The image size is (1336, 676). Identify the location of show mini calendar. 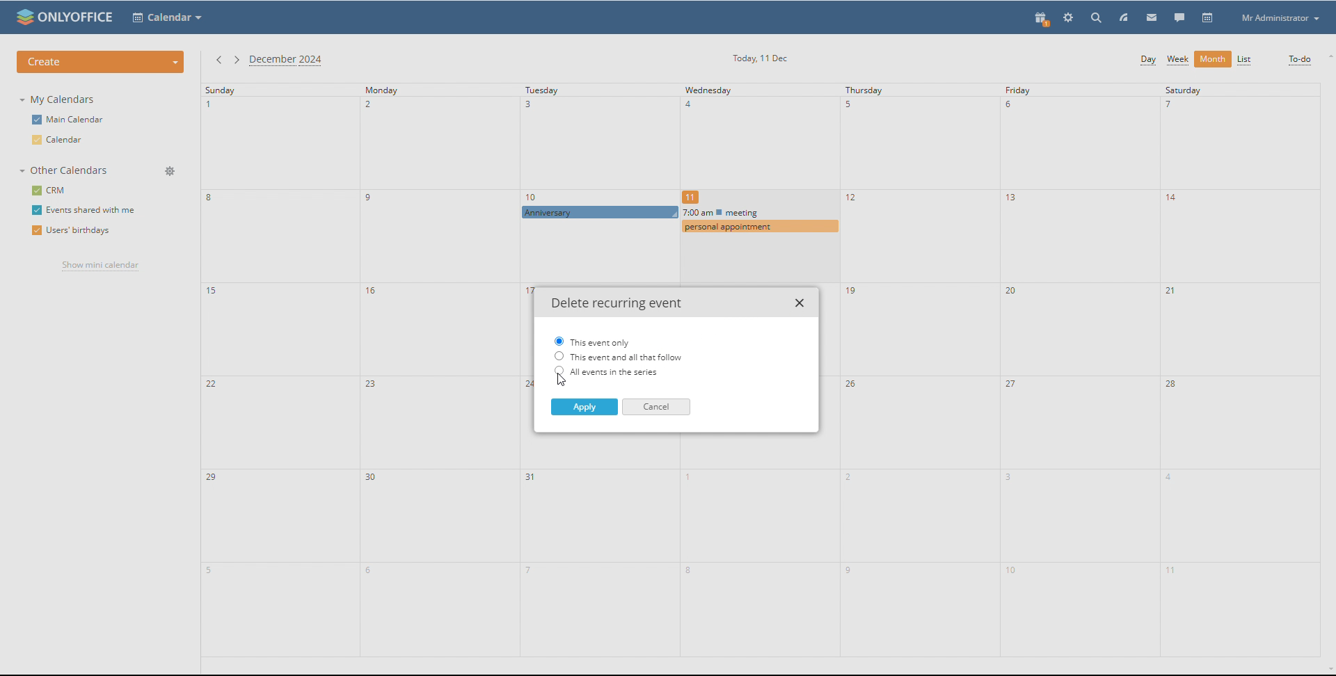
(100, 266).